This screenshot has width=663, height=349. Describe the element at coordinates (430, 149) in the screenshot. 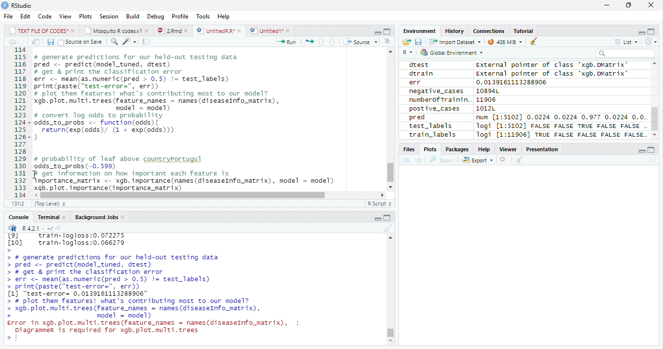

I see `Plots` at that location.